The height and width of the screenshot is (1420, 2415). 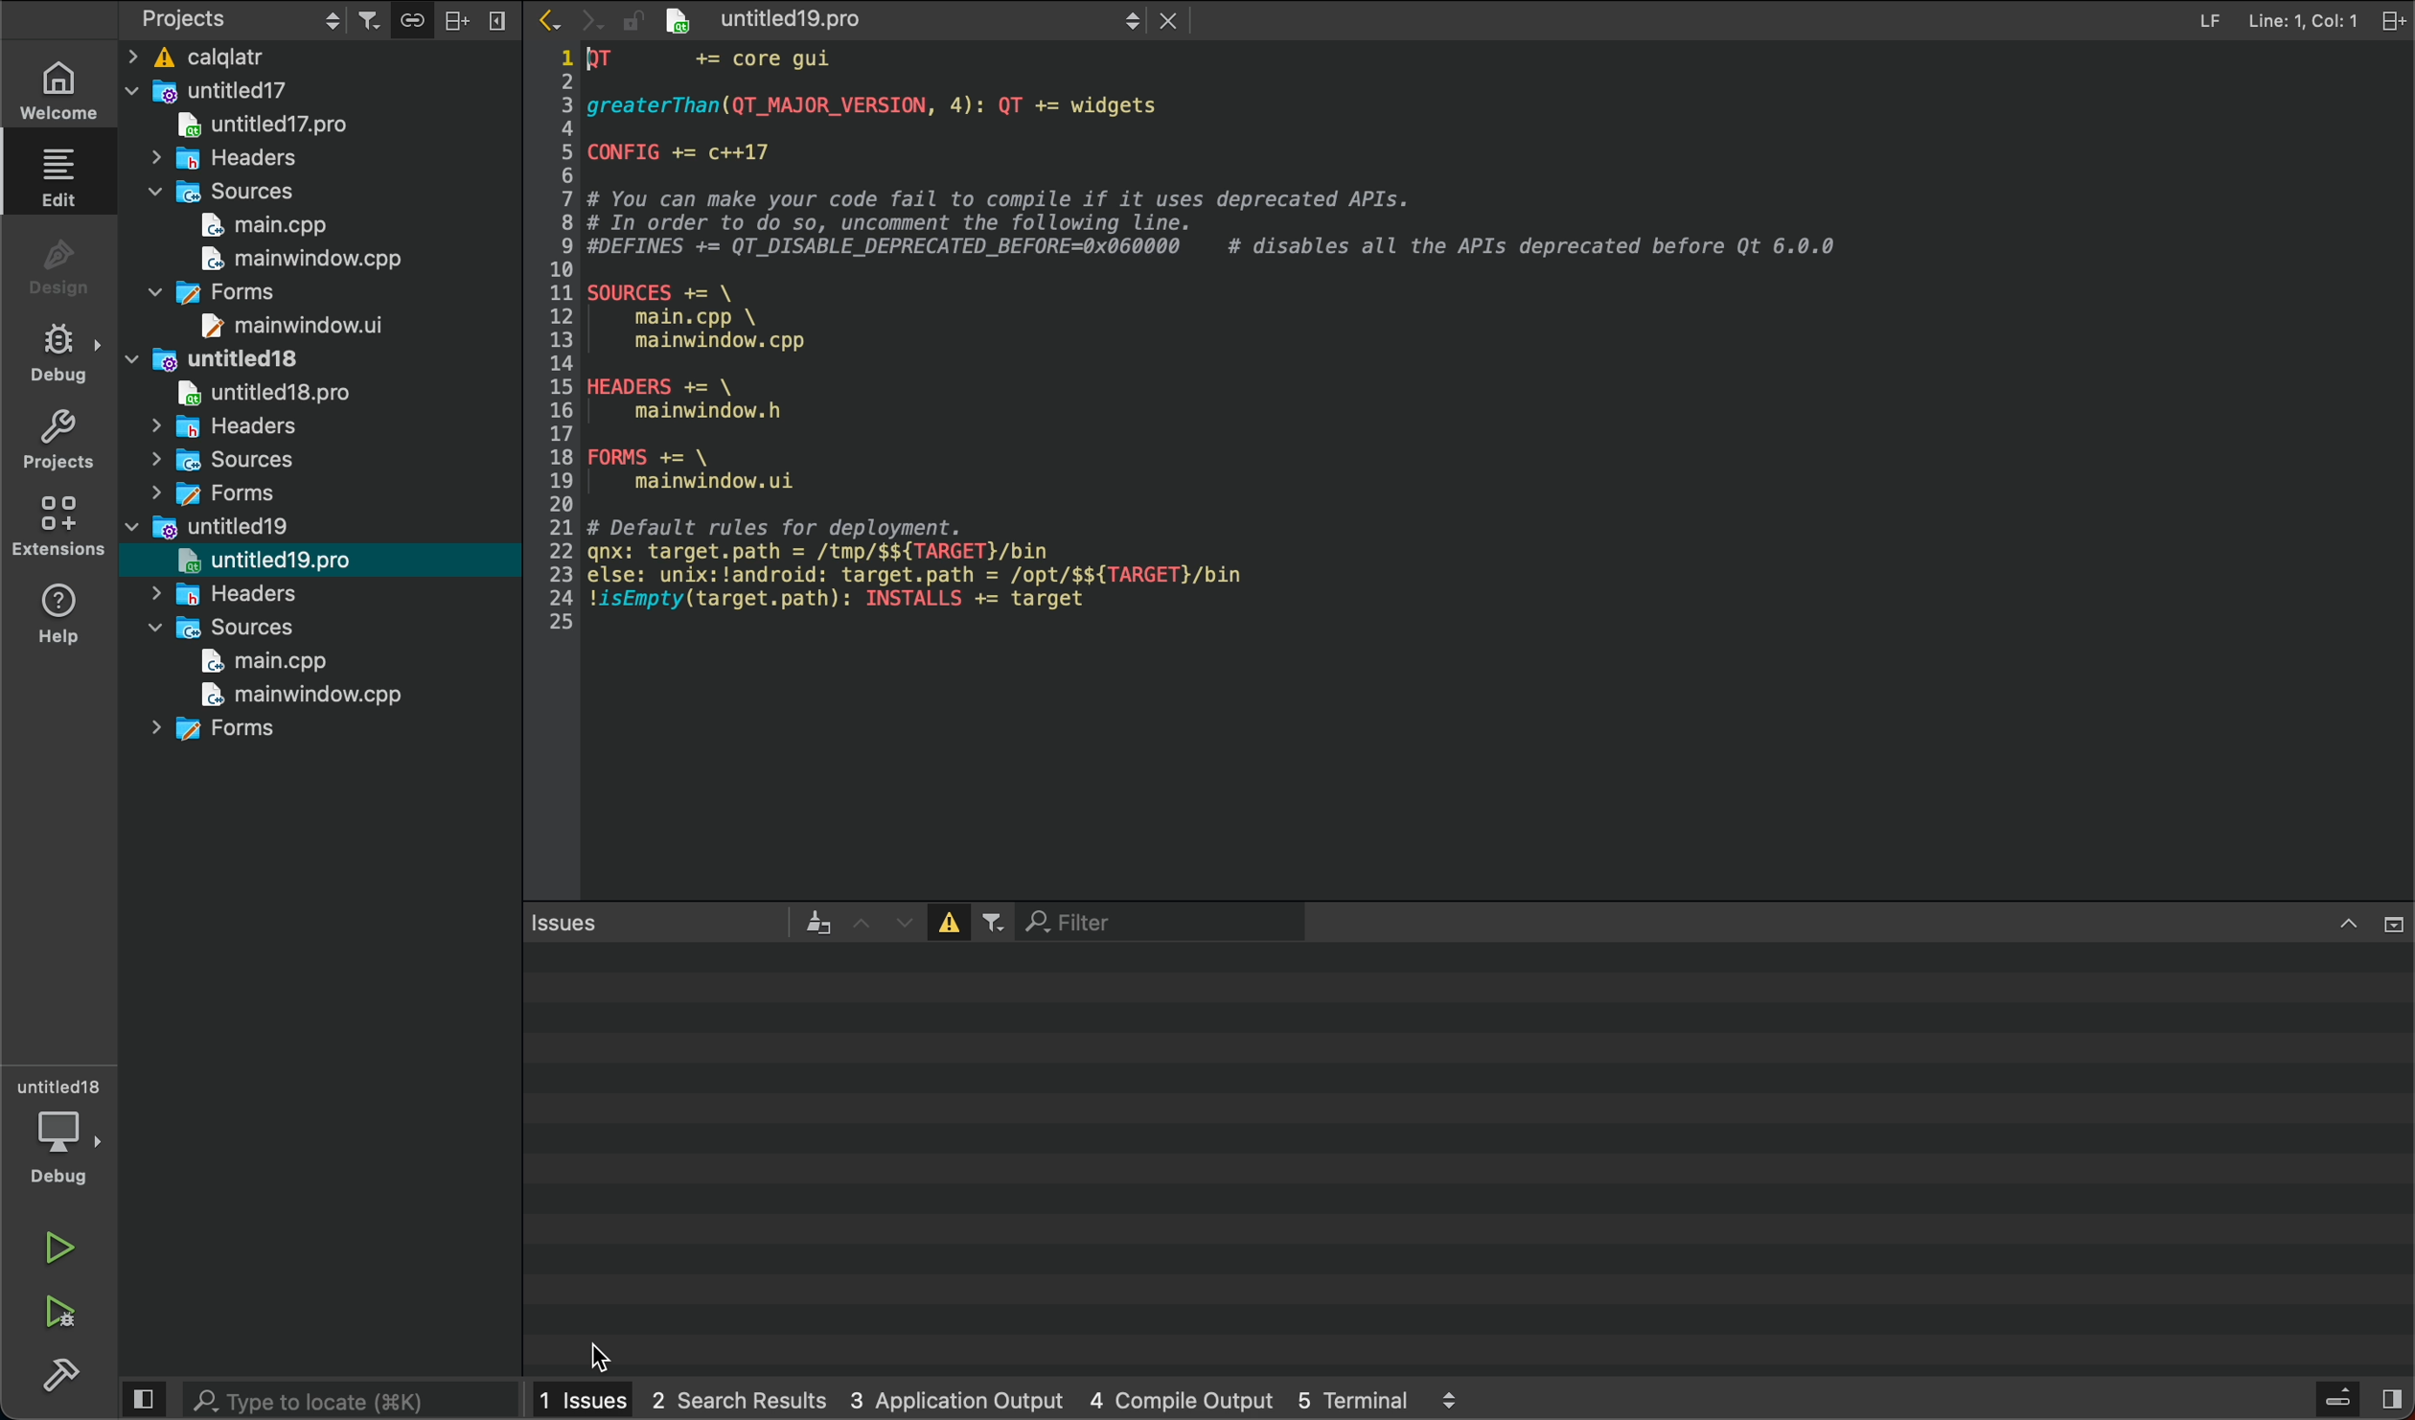 What do you see at coordinates (241, 158) in the screenshot?
I see `headers` at bounding box center [241, 158].